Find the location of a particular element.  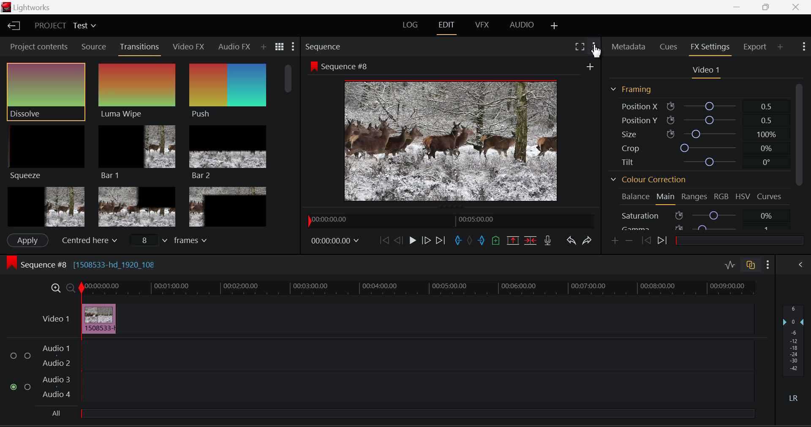

Cursor is located at coordinates (600, 52).